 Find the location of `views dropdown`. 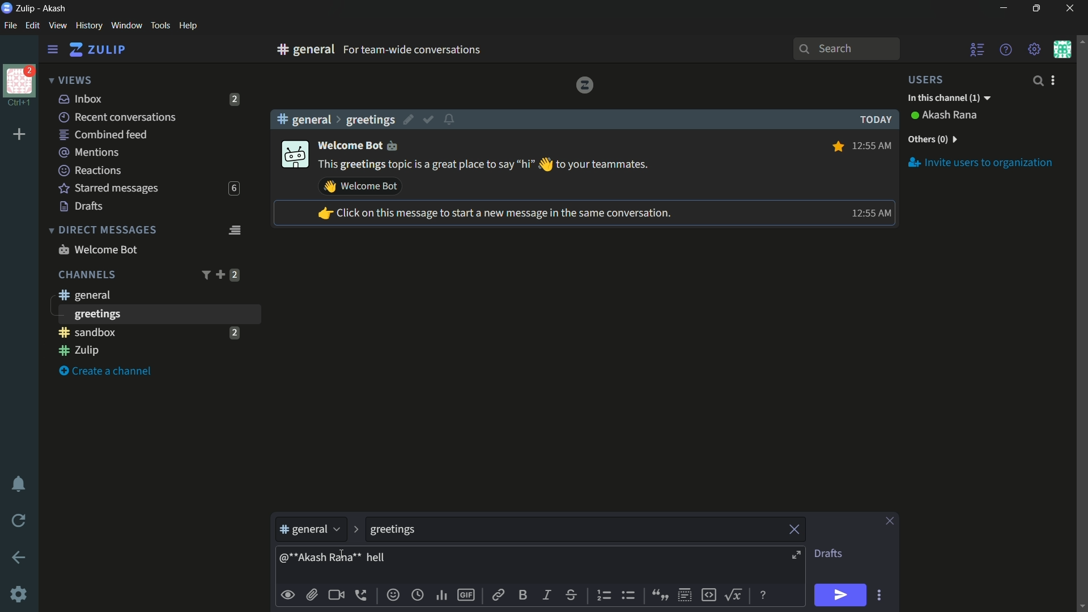

views dropdown is located at coordinates (70, 81).